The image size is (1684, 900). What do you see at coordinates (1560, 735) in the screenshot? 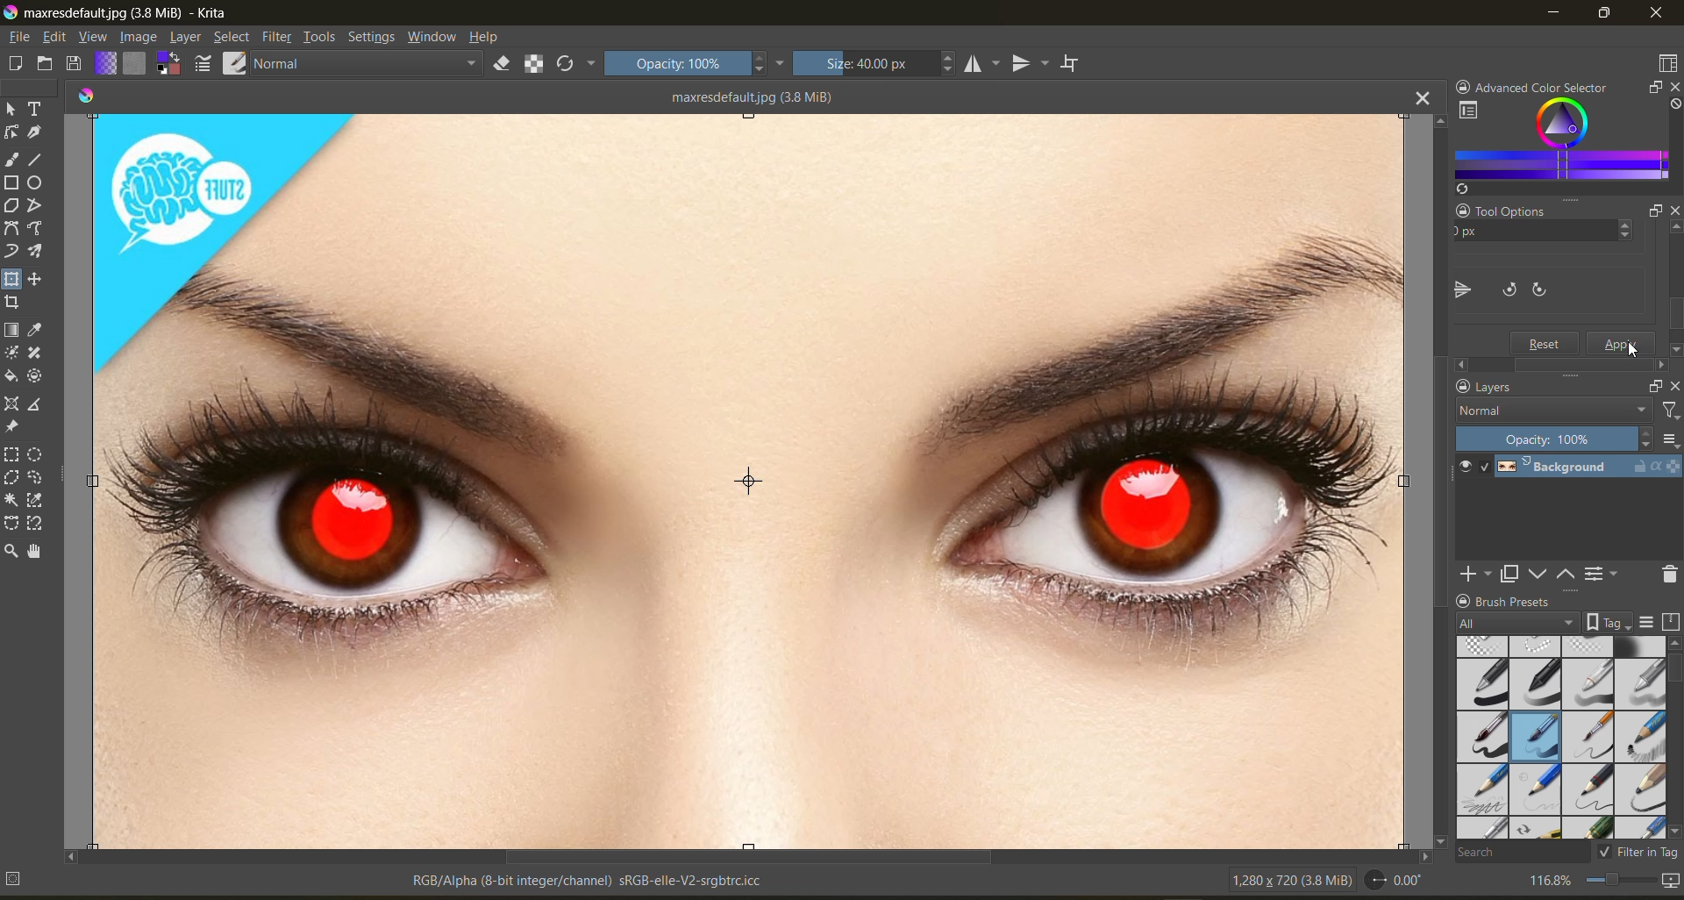
I see `brush presets` at bounding box center [1560, 735].